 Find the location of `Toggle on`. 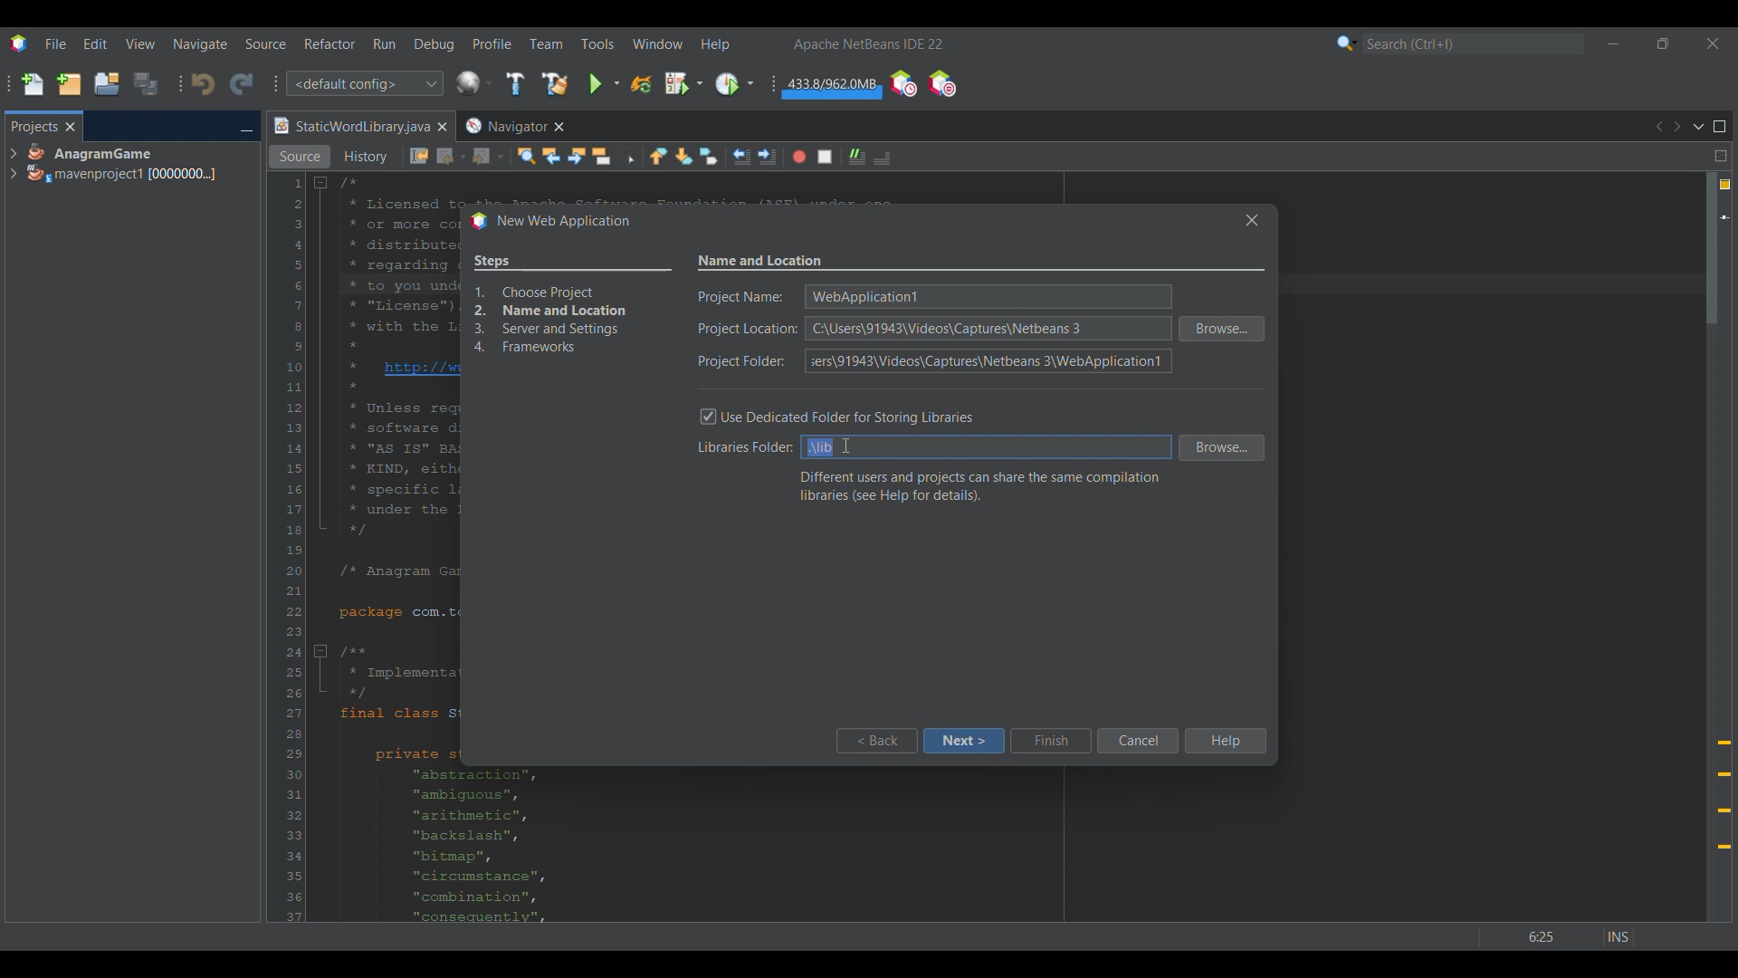

Toggle on is located at coordinates (709, 417).